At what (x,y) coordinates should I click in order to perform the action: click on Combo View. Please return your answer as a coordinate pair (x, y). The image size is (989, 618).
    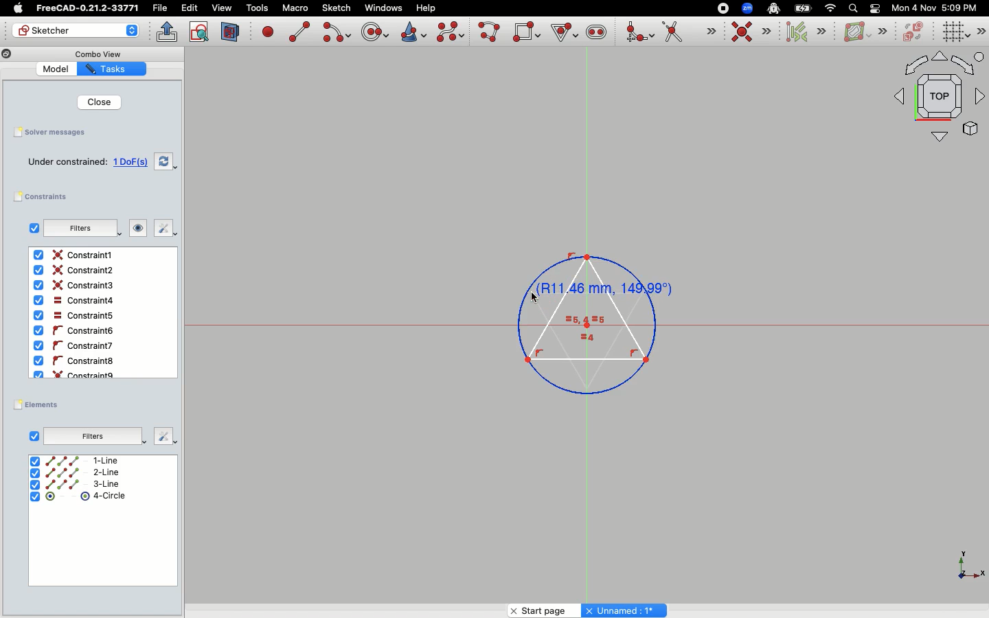
    Looking at the image, I should click on (98, 54).